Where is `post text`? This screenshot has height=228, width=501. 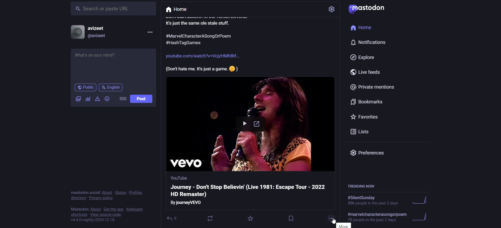
post text is located at coordinates (210, 21).